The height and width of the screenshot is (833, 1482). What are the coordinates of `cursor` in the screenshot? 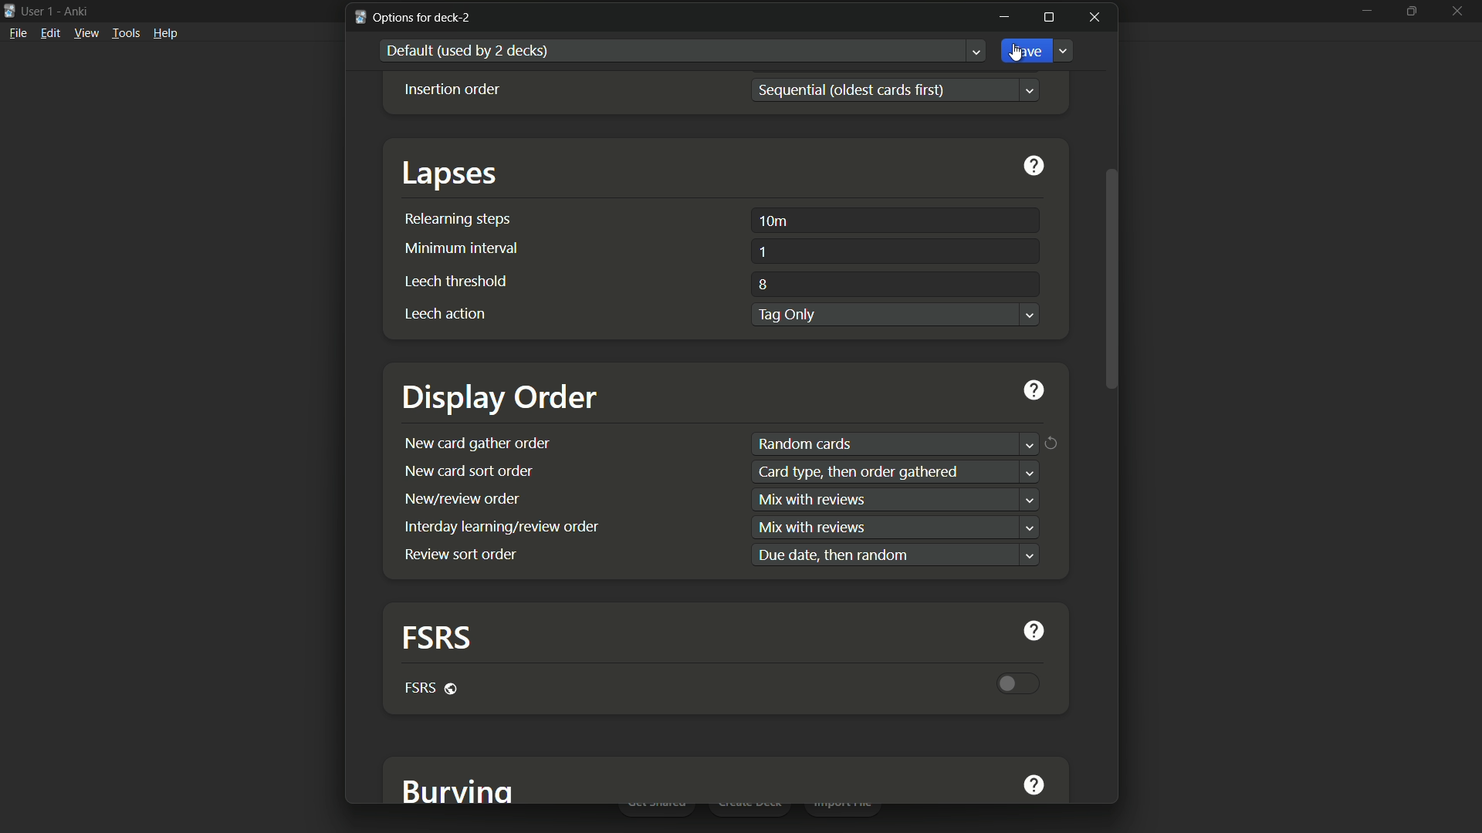 It's located at (1017, 56).